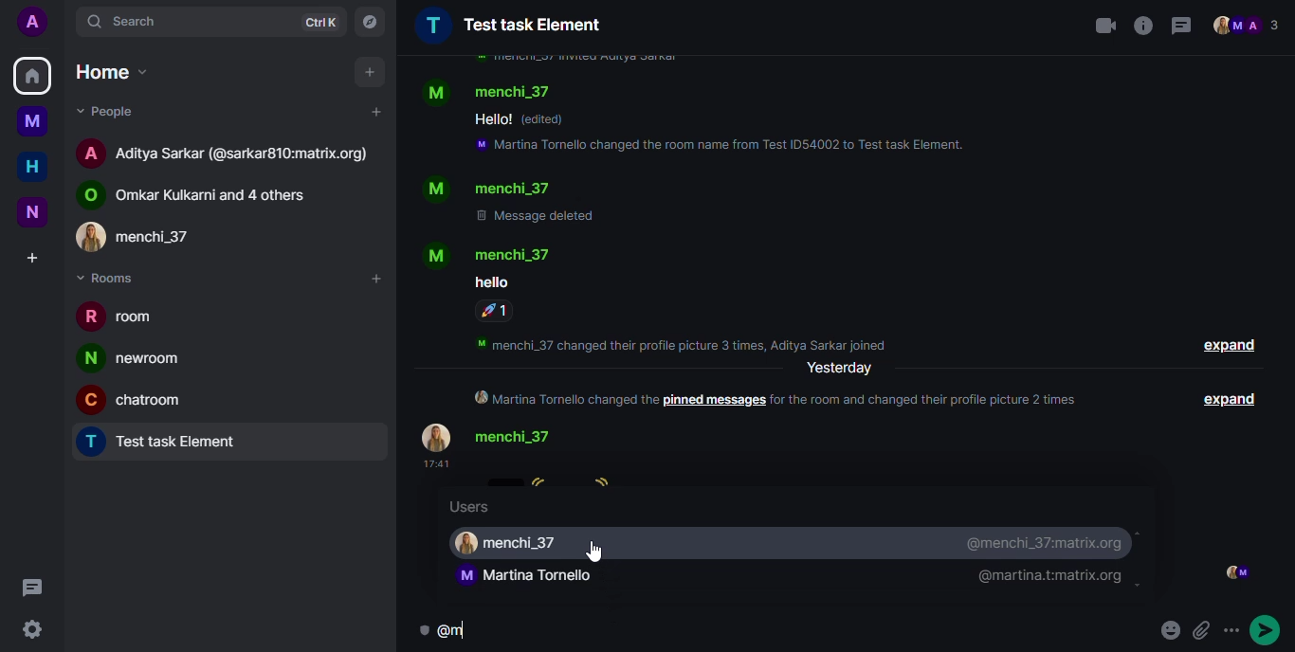  Describe the element at coordinates (714, 401) in the screenshot. I see `pinned message` at that location.